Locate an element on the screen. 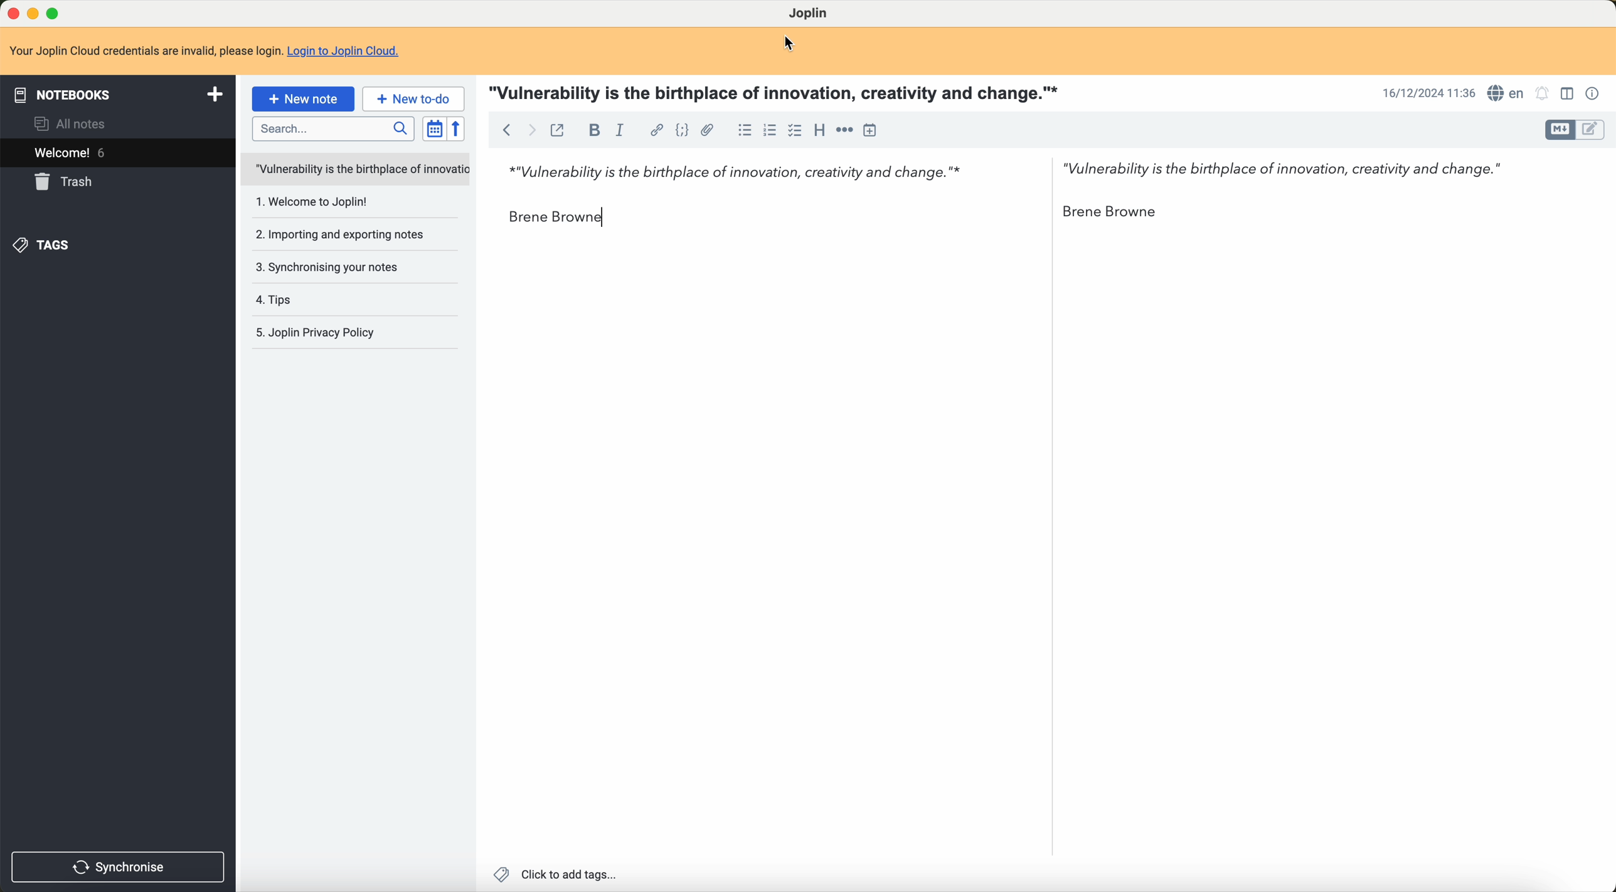 This screenshot has width=1616, height=892. back is located at coordinates (507, 130).